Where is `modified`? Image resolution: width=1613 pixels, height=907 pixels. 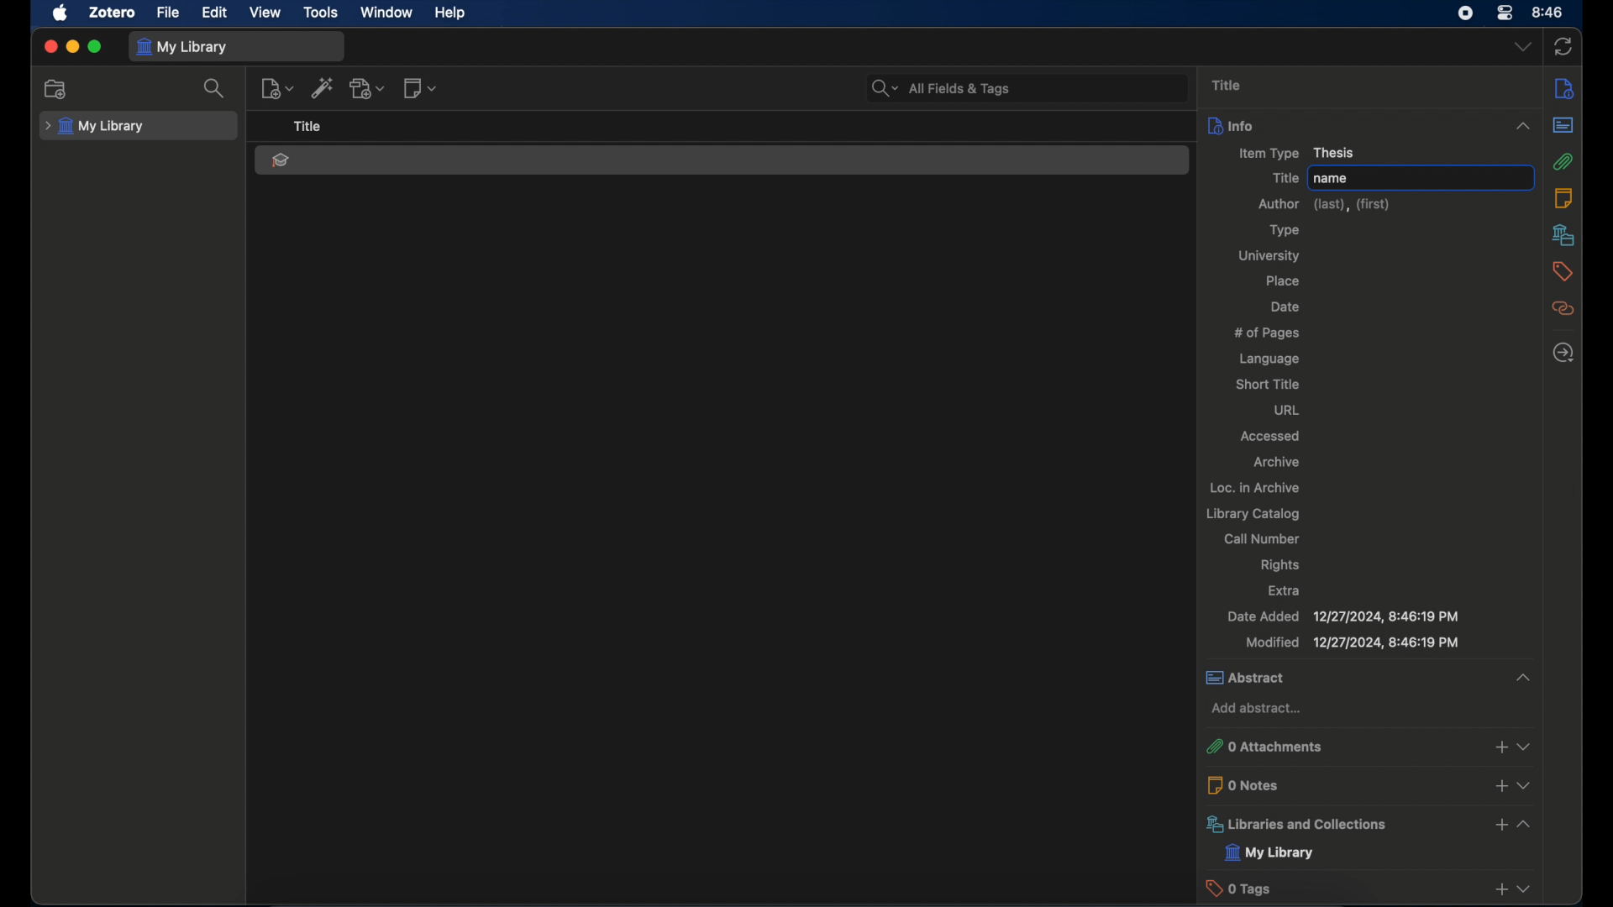 modified is located at coordinates (1352, 643).